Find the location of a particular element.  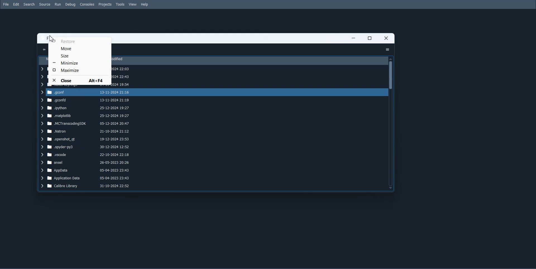

.vscode 22-10-2024 22:18 is located at coordinates (86, 155).